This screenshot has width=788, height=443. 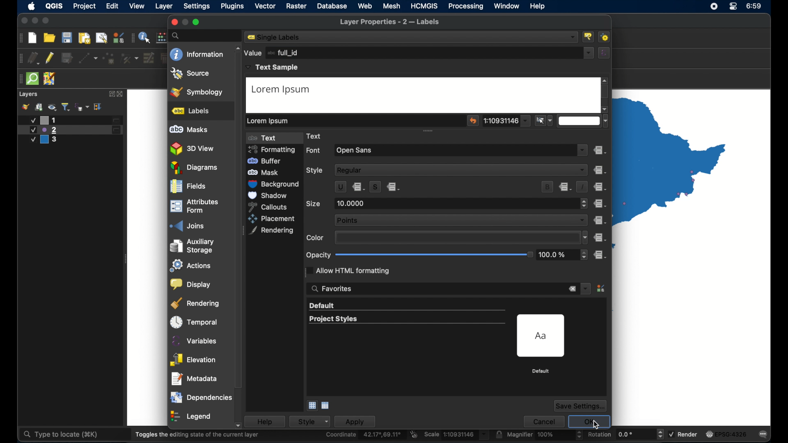 What do you see at coordinates (316, 136) in the screenshot?
I see `text` at bounding box center [316, 136].